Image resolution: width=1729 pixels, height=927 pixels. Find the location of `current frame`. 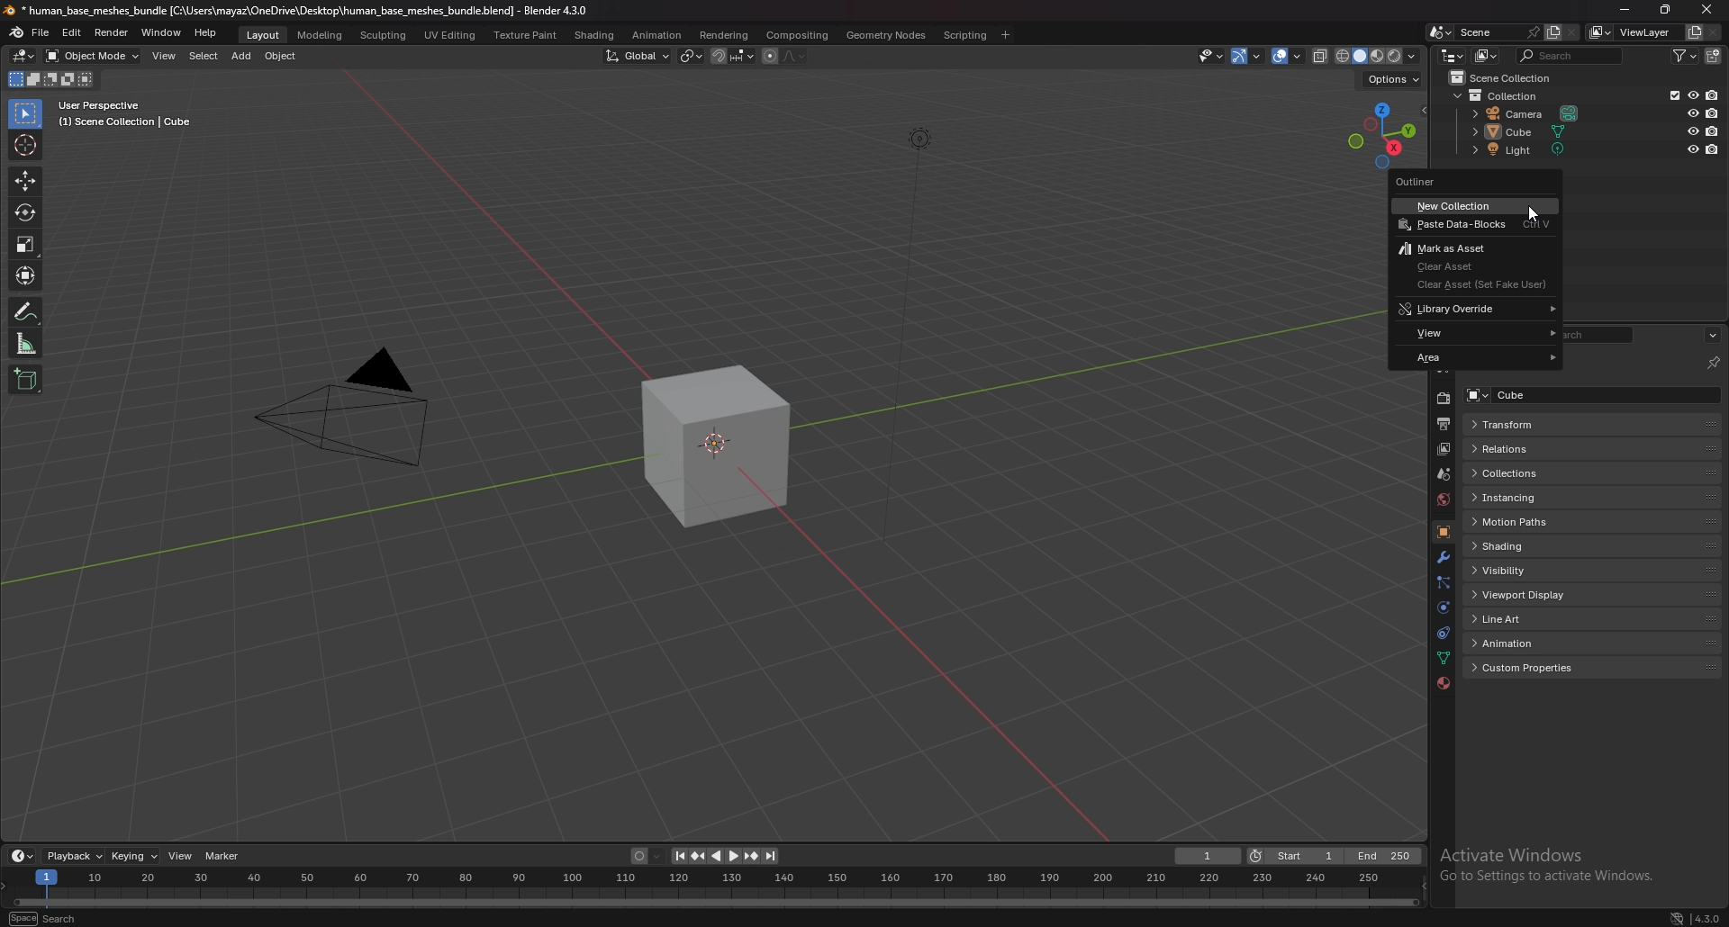

current frame is located at coordinates (1207, 857).